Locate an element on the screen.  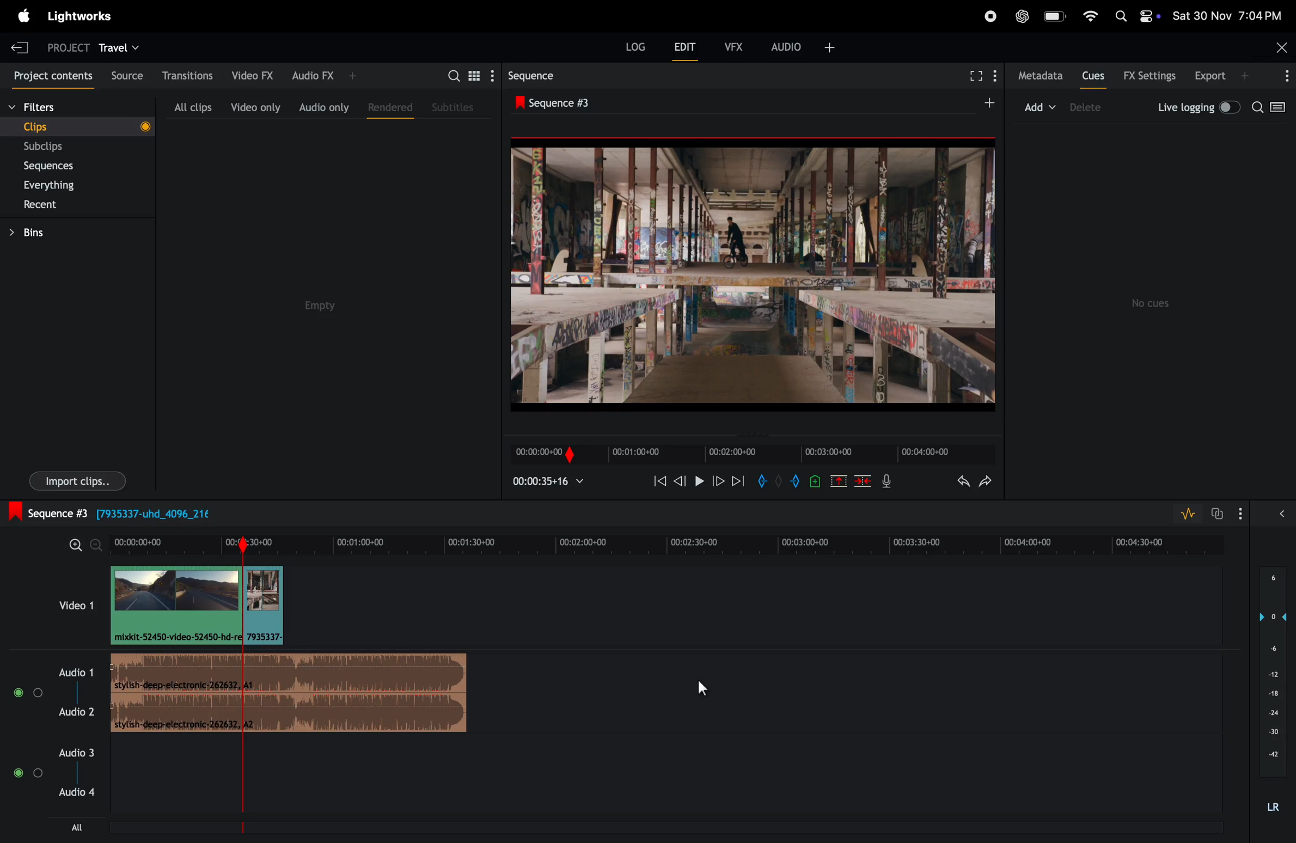
Sat 30 Nov 7:04PM is located at coordinates (1232, 15).